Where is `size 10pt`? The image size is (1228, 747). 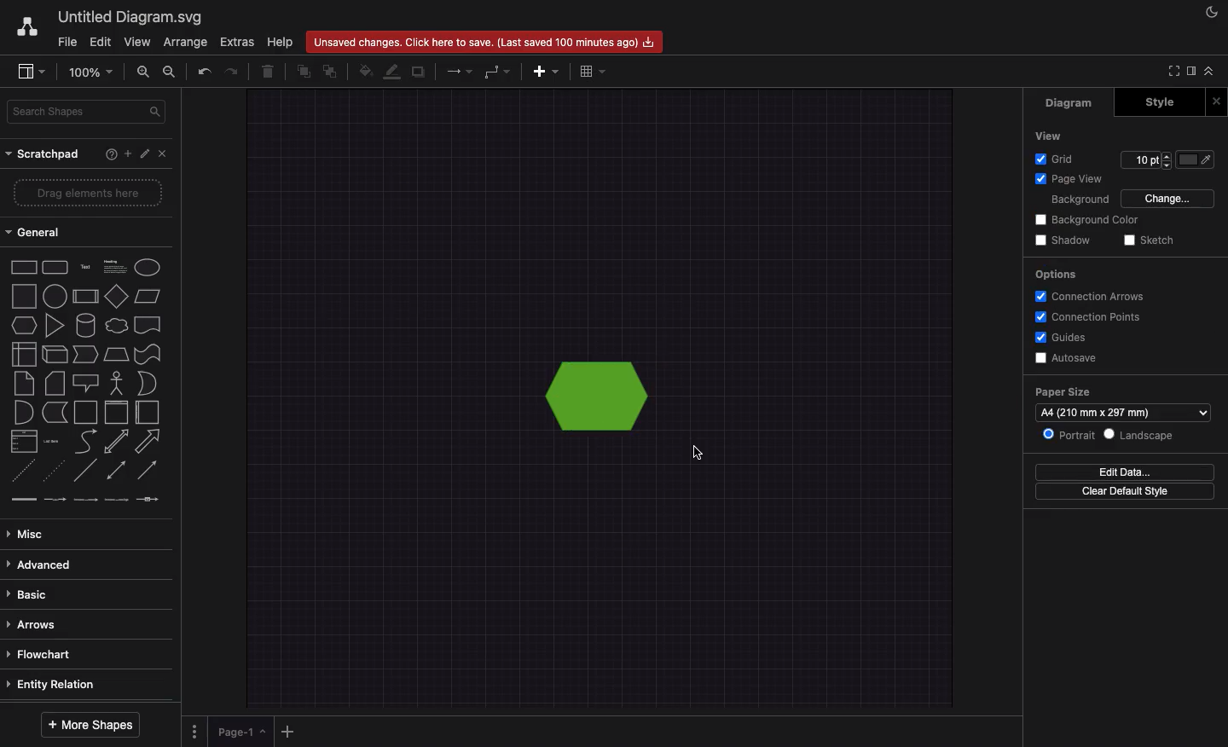 size 10pt is located at coordinates (1145, 159).